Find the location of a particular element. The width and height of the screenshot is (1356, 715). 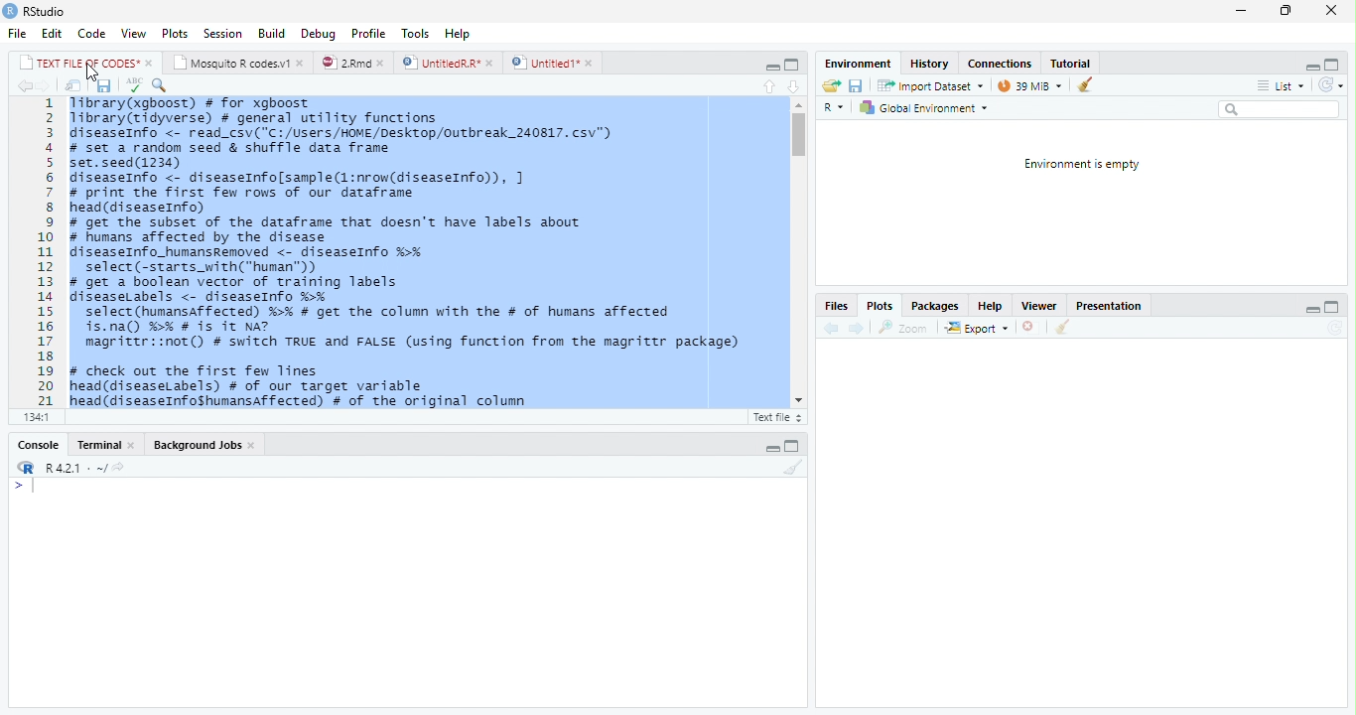

Terminal is located at coordinates (104, 446).